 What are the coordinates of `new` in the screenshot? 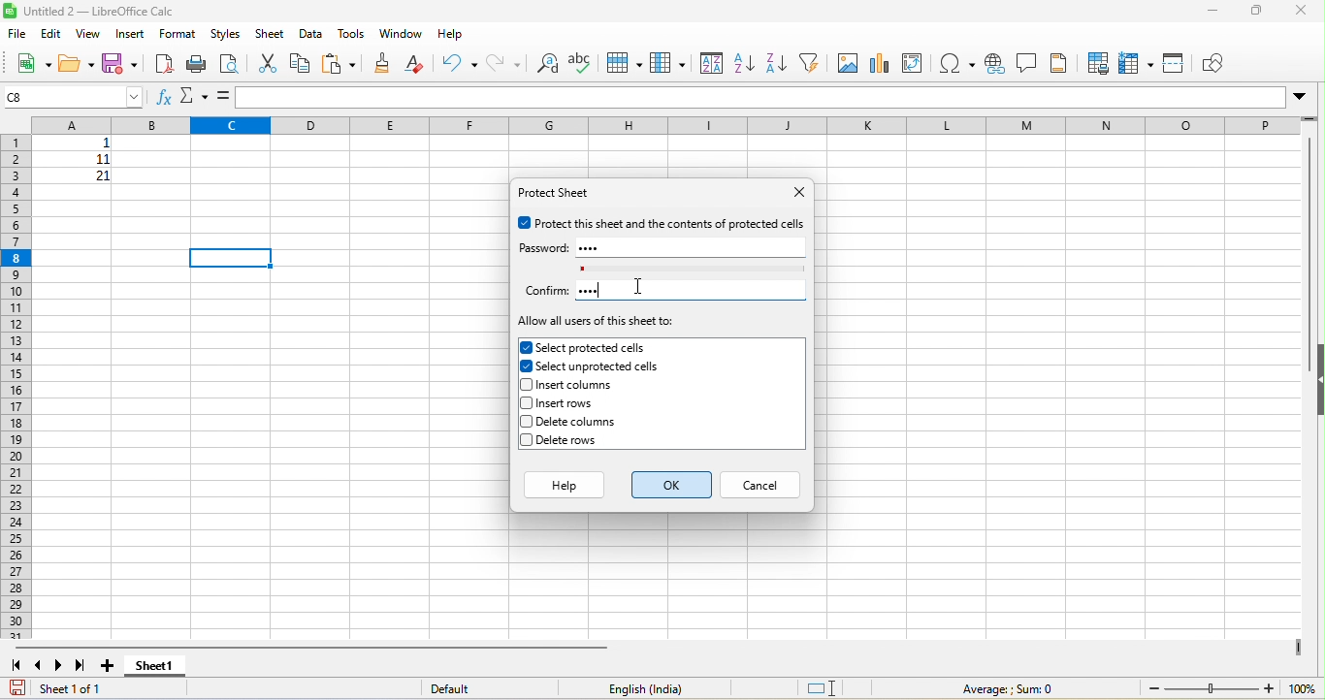 It's located at (32, 66).